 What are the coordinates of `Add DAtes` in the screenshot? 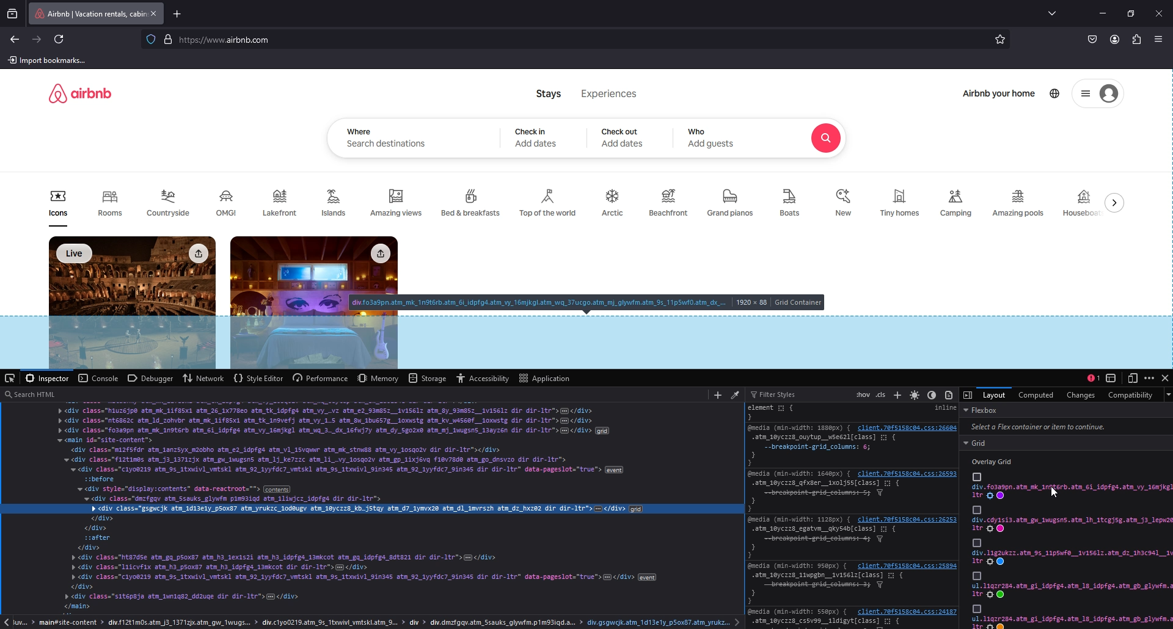 It's located at (538, 144).